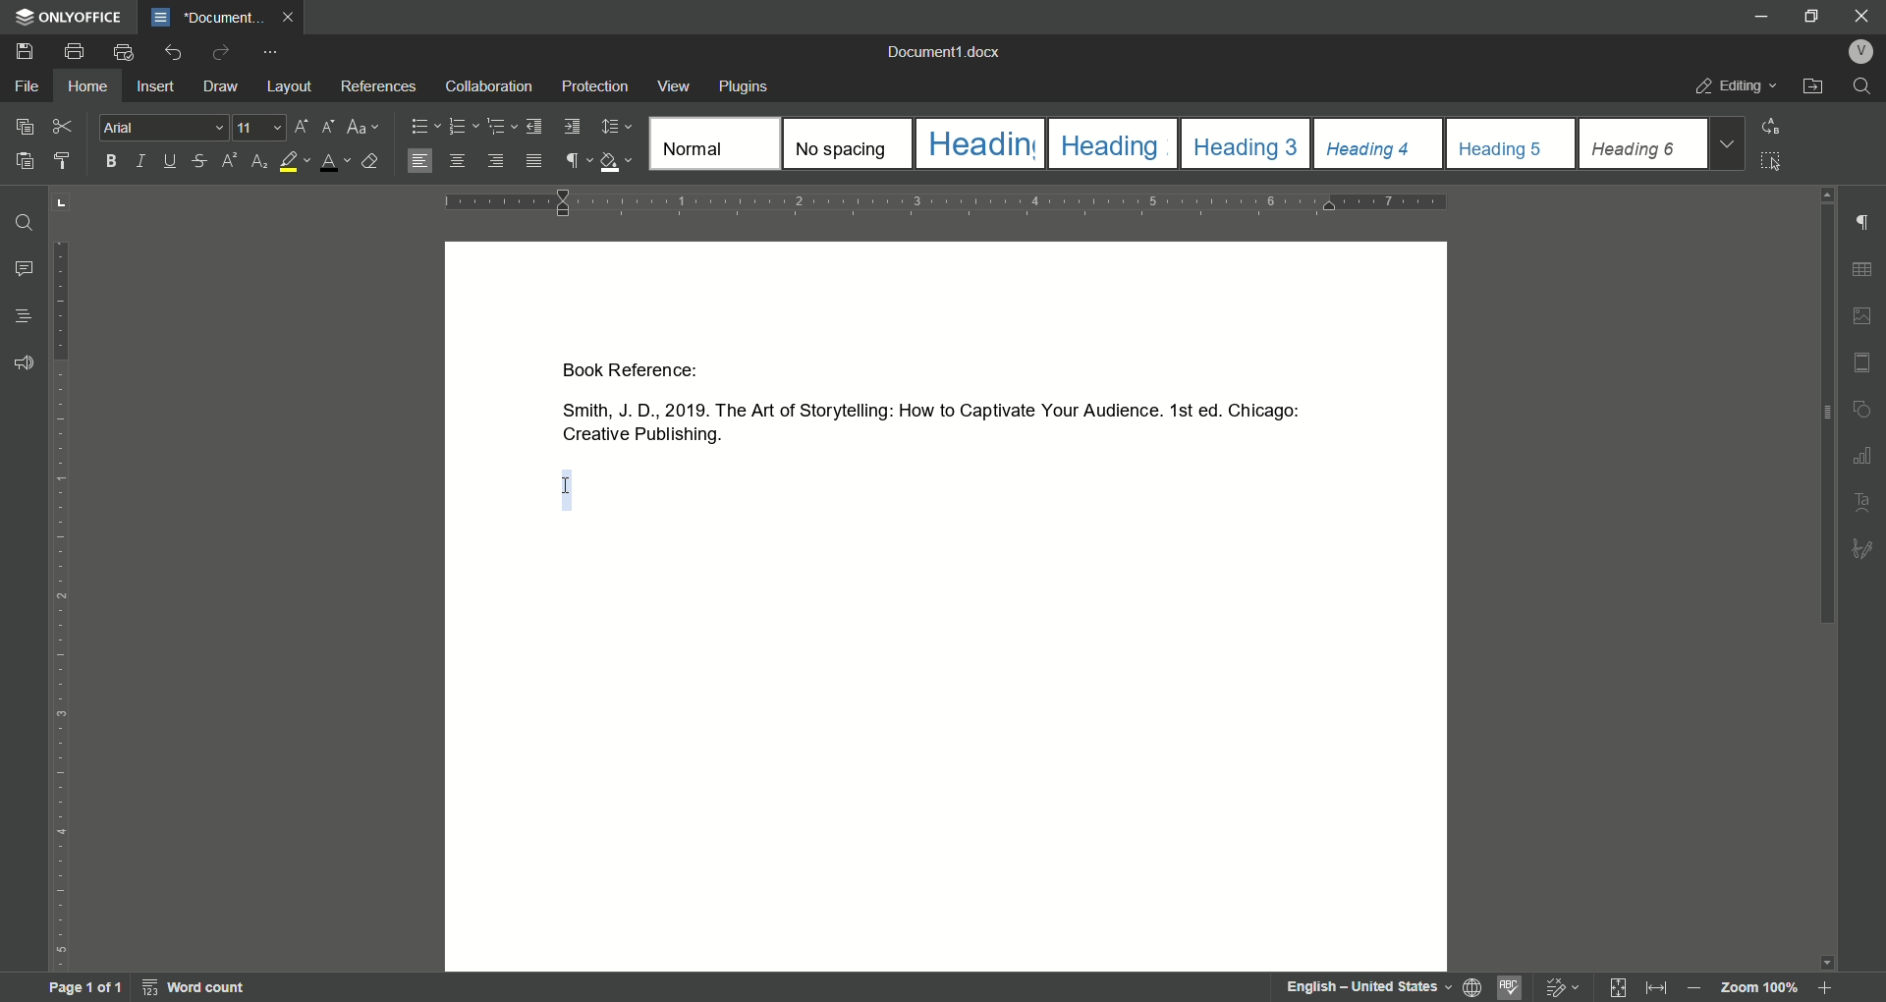 This screenshot has height=1002, width=1886. I want to click on italic, so click(145, 161).